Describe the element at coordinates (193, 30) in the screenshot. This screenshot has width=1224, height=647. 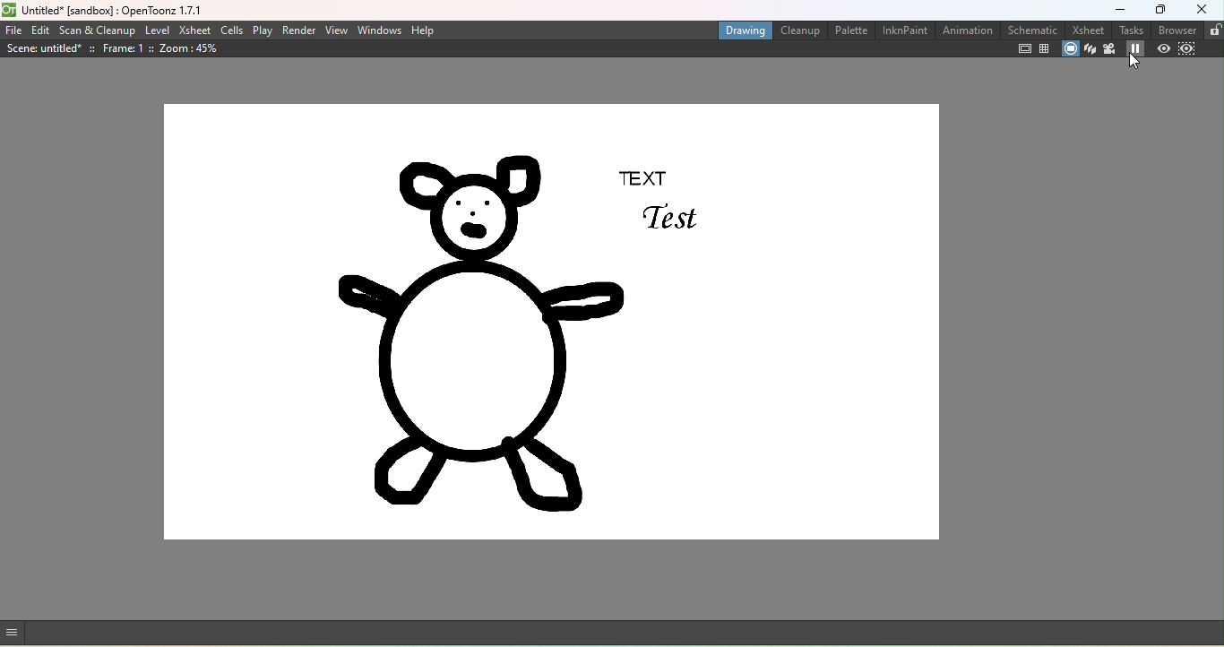
I see `Xsheet` at that location.